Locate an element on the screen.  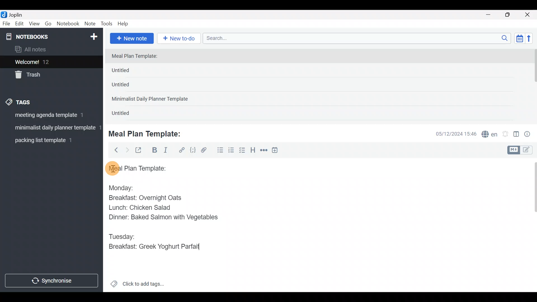
Toggle sort order is located at coordinates (519, 39).